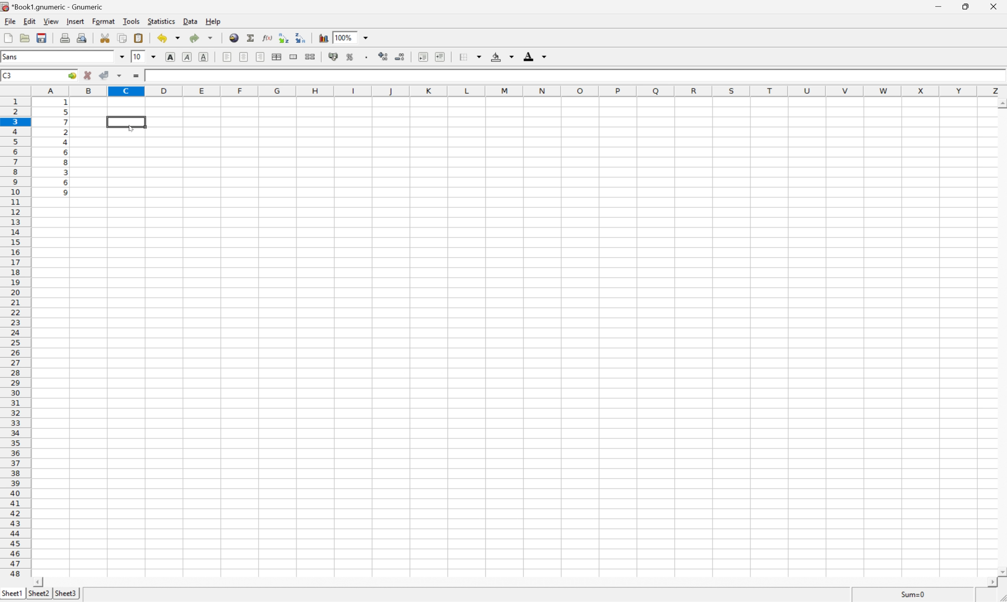 The width and height of the screenshot is (1007, 602). Describe the element at coordinates (154, 56) in the screenshot. I see `drop down` at that location.